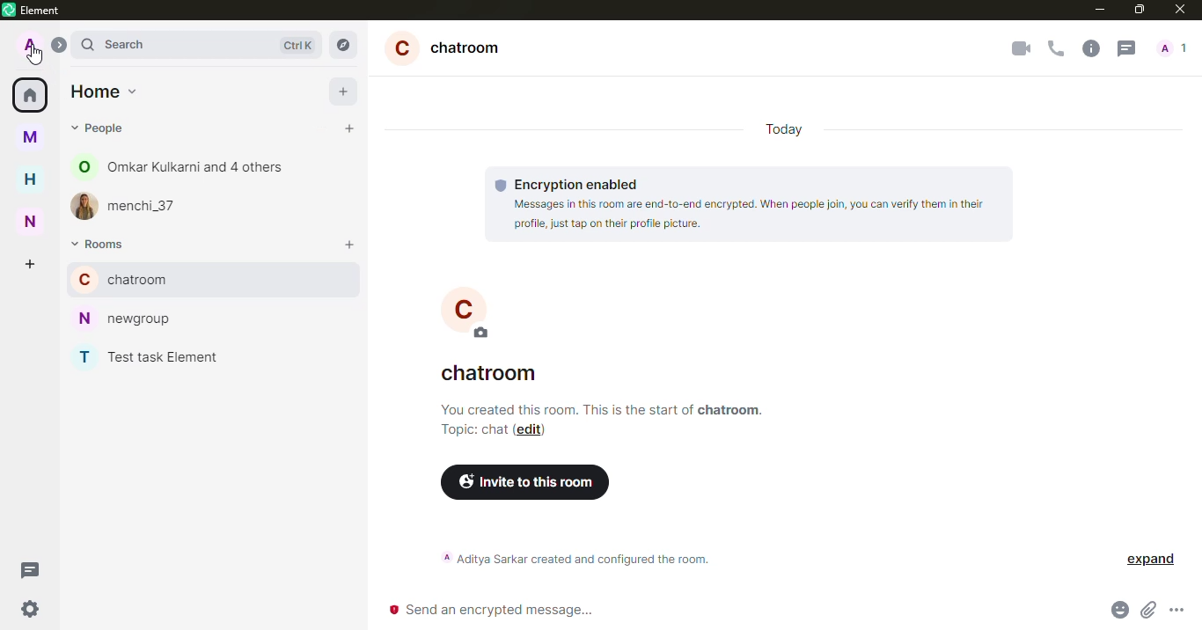 This screenshot has width=1202, height=630. I want to click on element logo, so click(8, 11).